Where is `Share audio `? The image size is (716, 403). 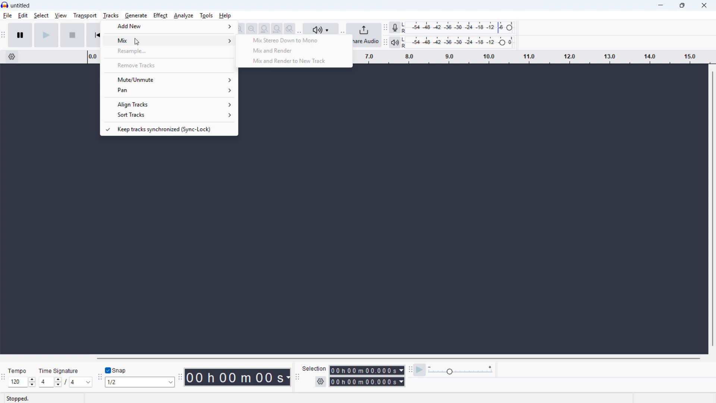
Share audio  is located at coordinates (367, 35).